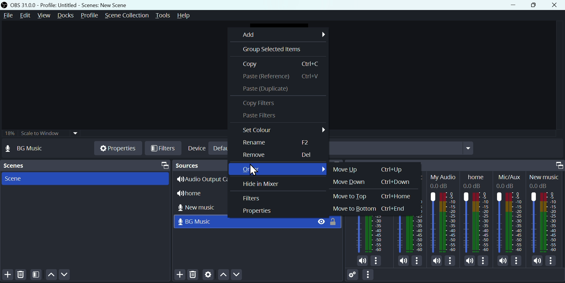 The height and width of the screenshot is (283, 565). I want to click on Device, so click(197, 148).